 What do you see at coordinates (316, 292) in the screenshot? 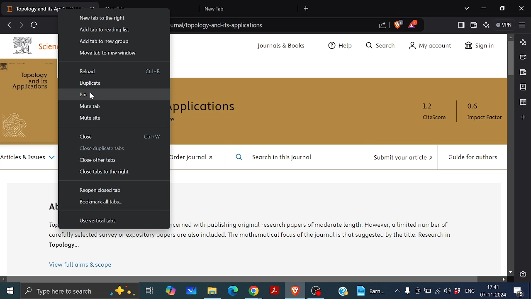
I see `OBS studio` at bounding box center [316, 292].